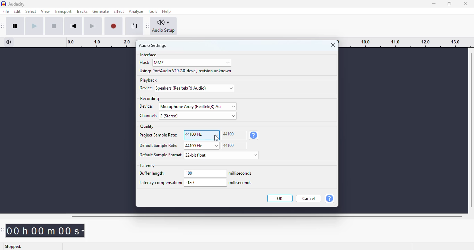  Describe the element at coordinates (195, 88) in the screenshot. I see `select device` at that location.